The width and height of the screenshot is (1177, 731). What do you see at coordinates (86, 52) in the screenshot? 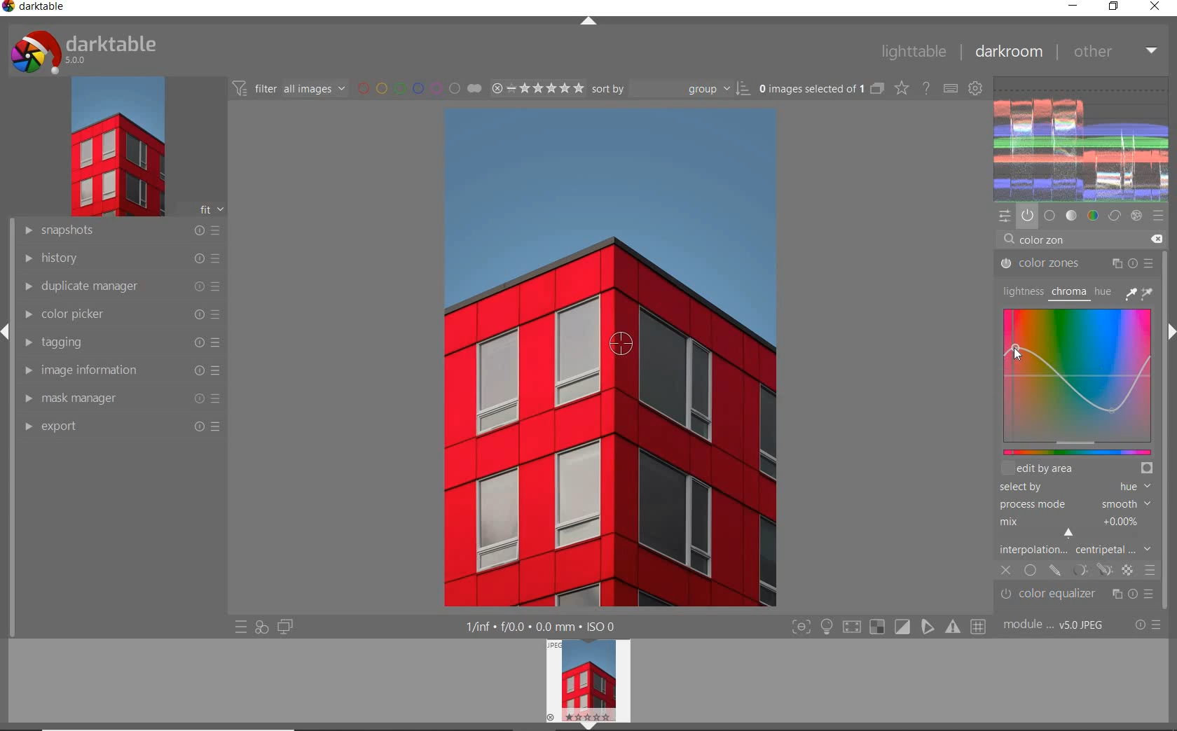
I see `system logo & name` at bounding box center [86, 52].